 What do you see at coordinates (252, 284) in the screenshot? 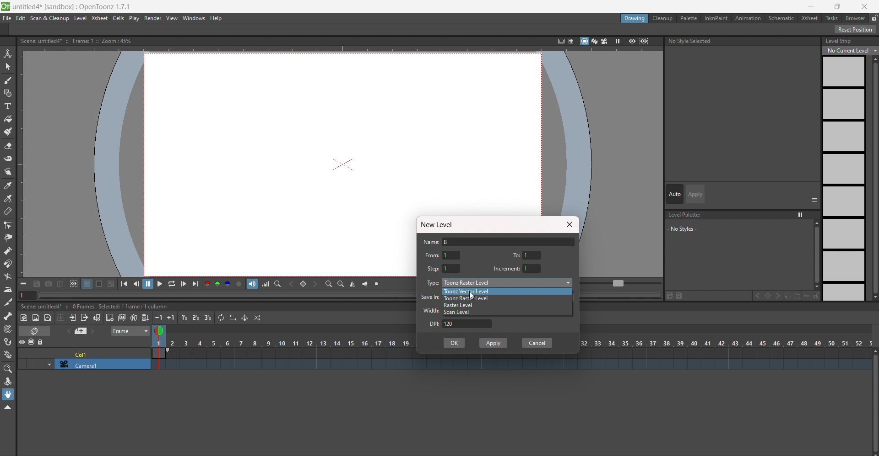
I see `soundtrack` at bounding box center [252, 284].